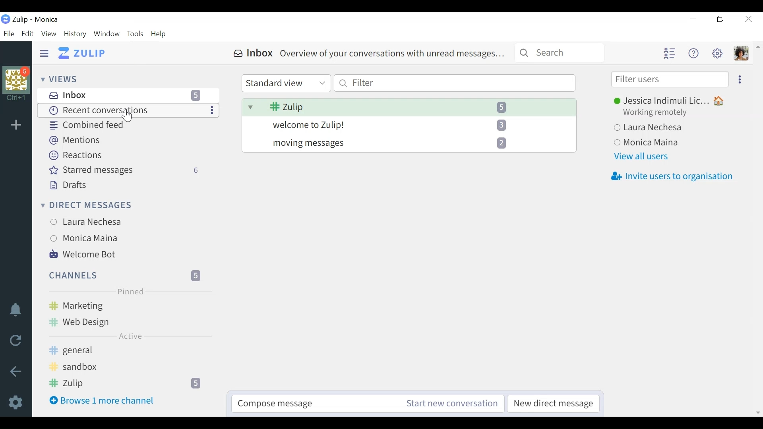 Image resolution: width=763 pixels, height=429 pixels. I want to click on  Zulip logo, so click(6, 19).